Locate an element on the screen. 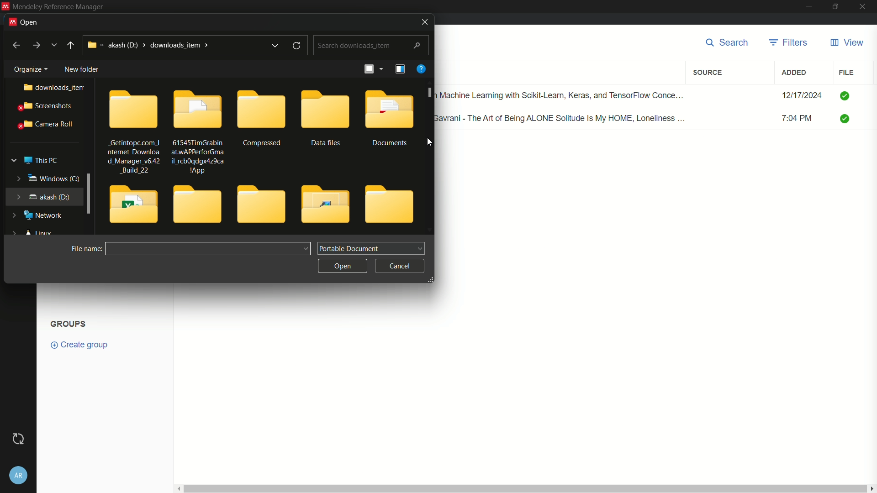 Image resolution: width=877 pixels, height=493 pixels. create group is located at coordinates (84, 344).